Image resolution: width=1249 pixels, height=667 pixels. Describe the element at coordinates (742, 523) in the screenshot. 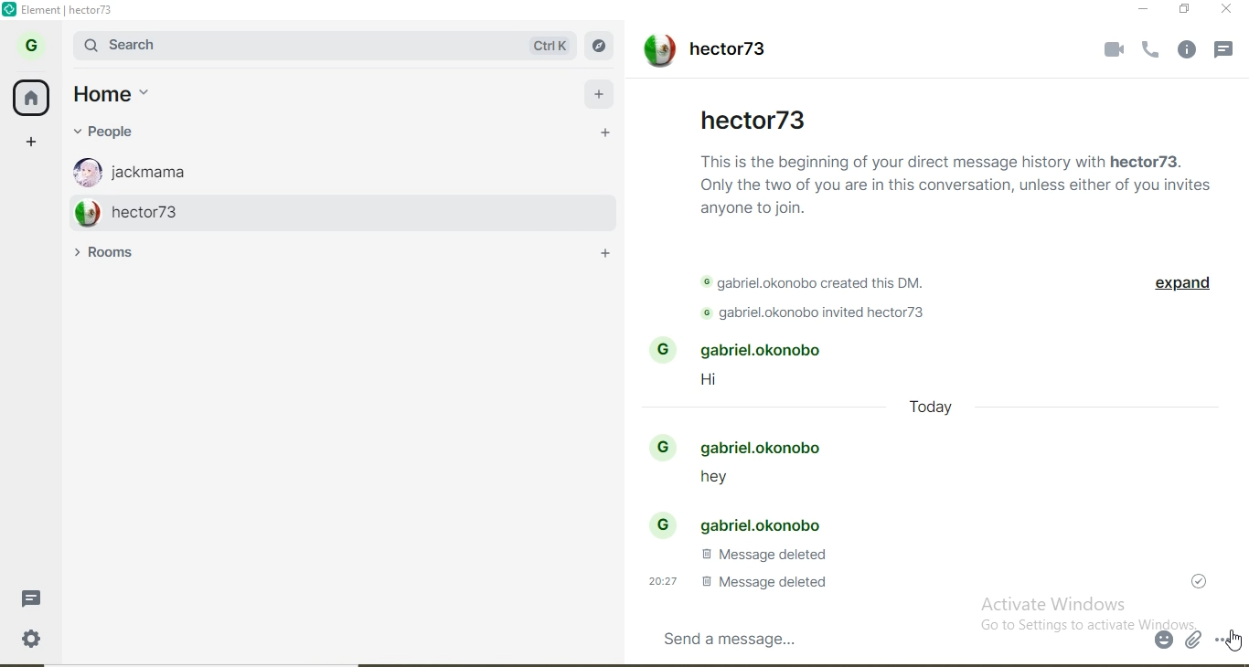

I see `gabriel.okonobo` at that location.